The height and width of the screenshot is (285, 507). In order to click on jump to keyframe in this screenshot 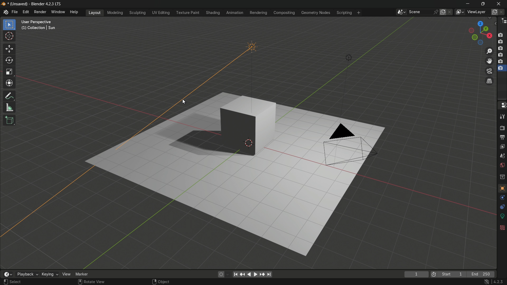, I will do `click(243, 275)`.